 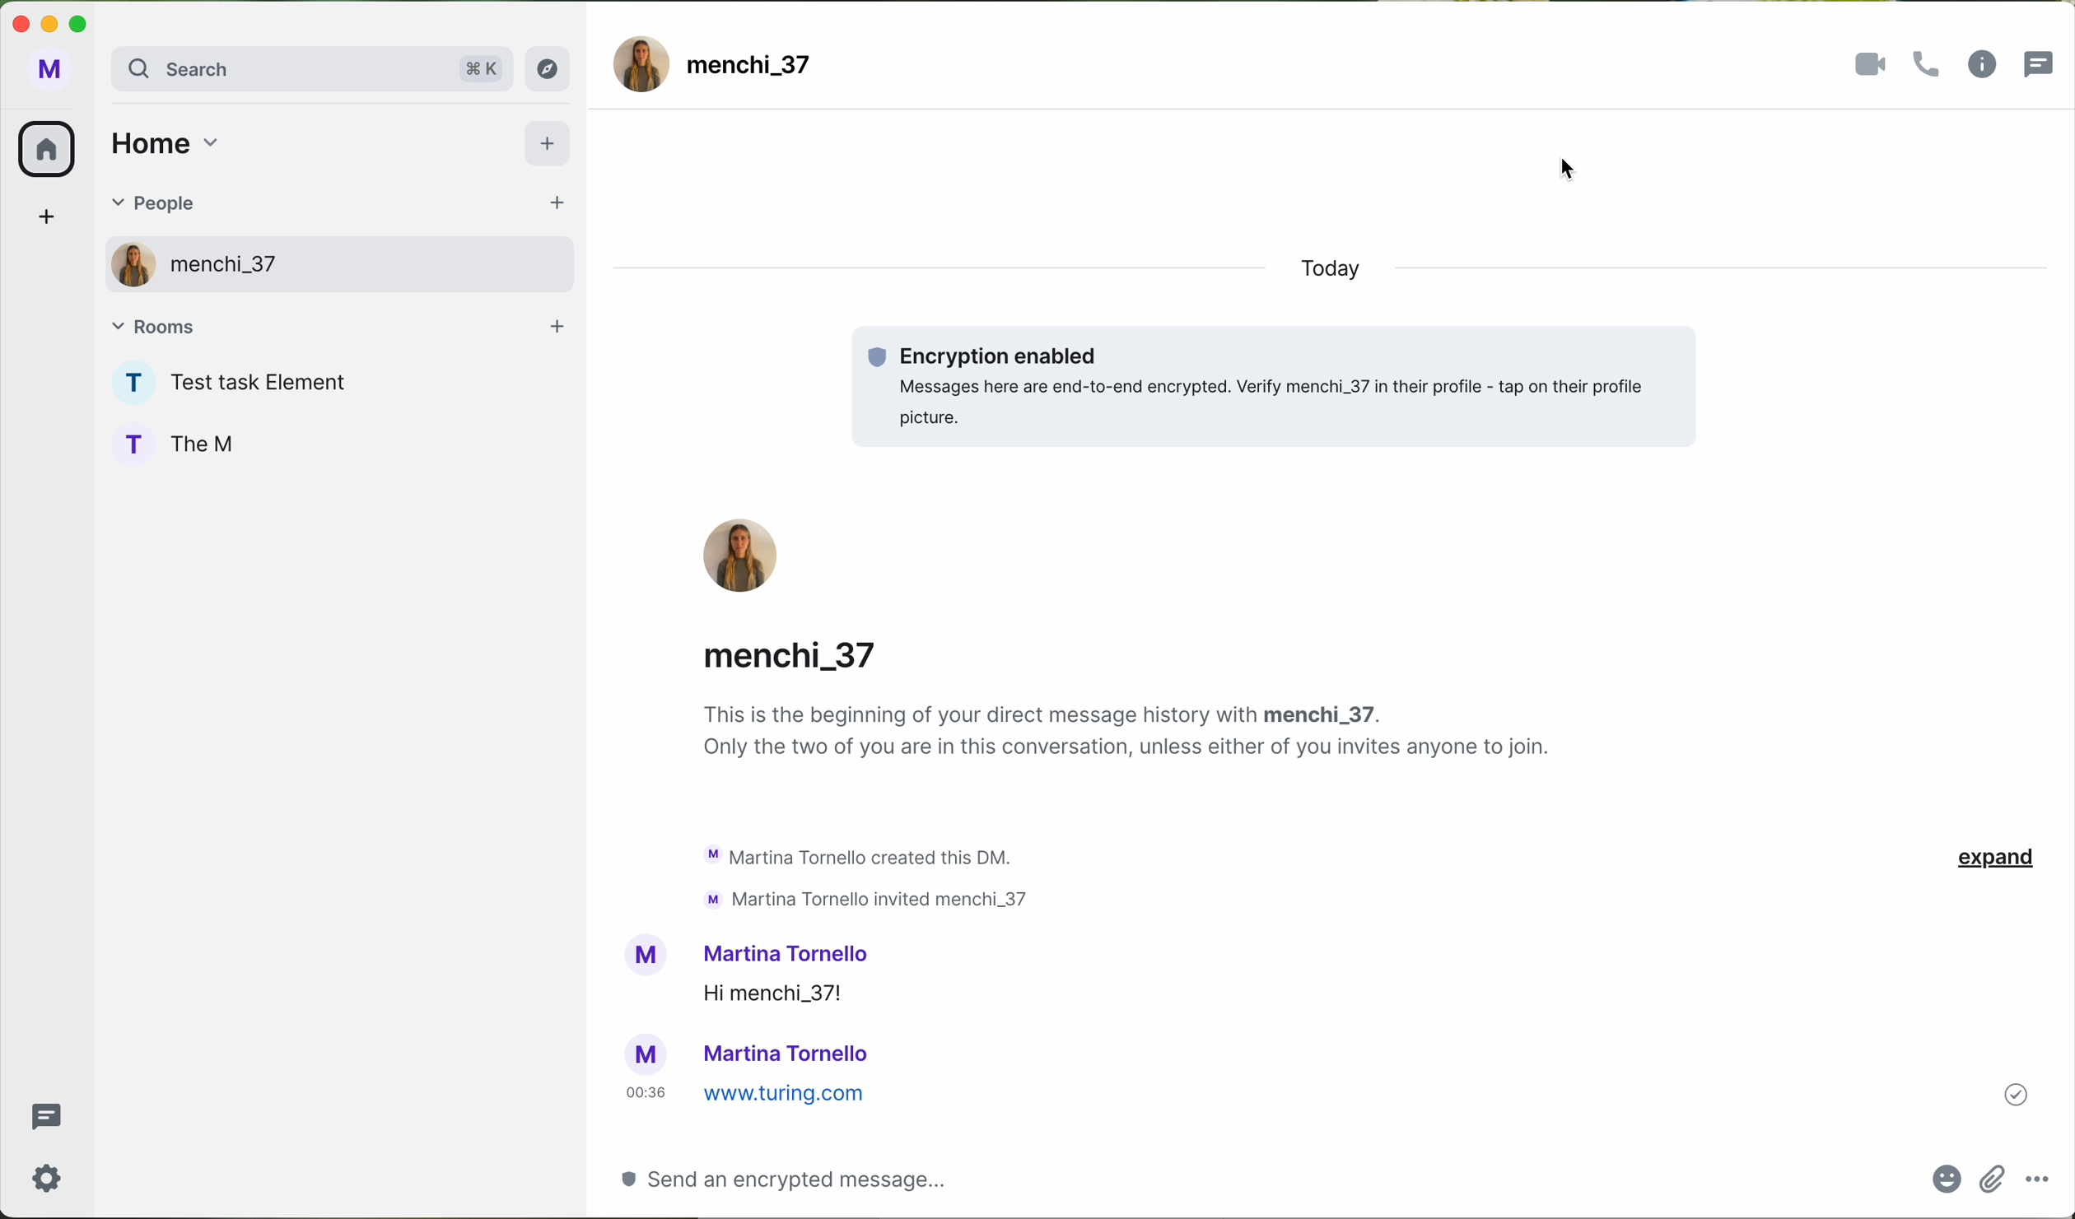 What do you see at coordinates (338, 326) in the screenshot?
I see `rooms tab` at bounding box center [338, 326].